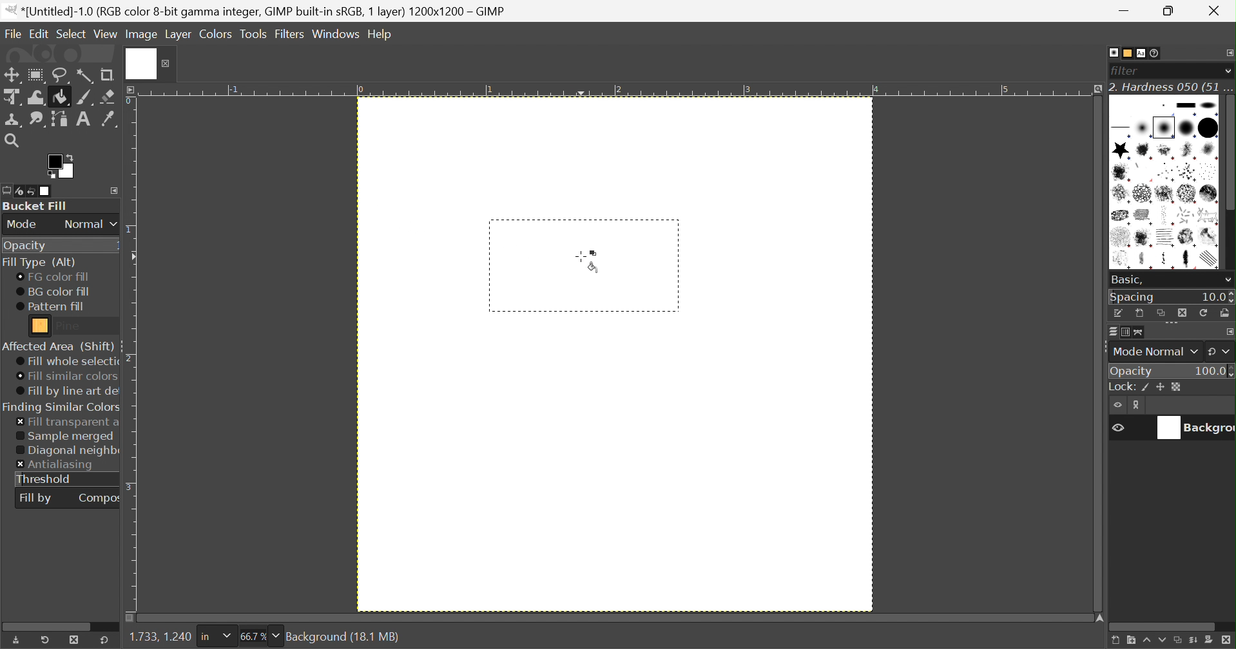  I want to click on Confetti, so click(1186, 215).